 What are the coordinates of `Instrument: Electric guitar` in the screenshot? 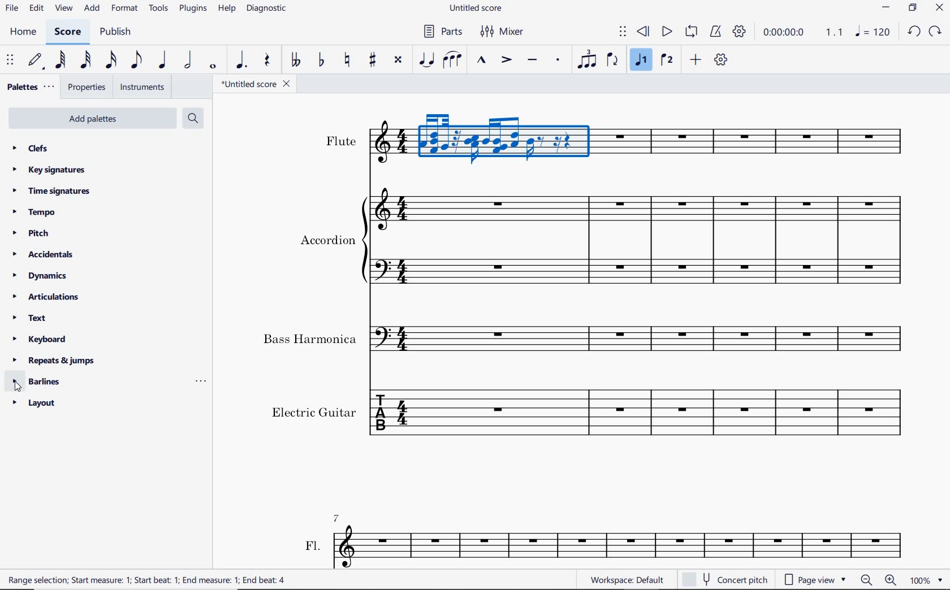 It's located at (642, 415).